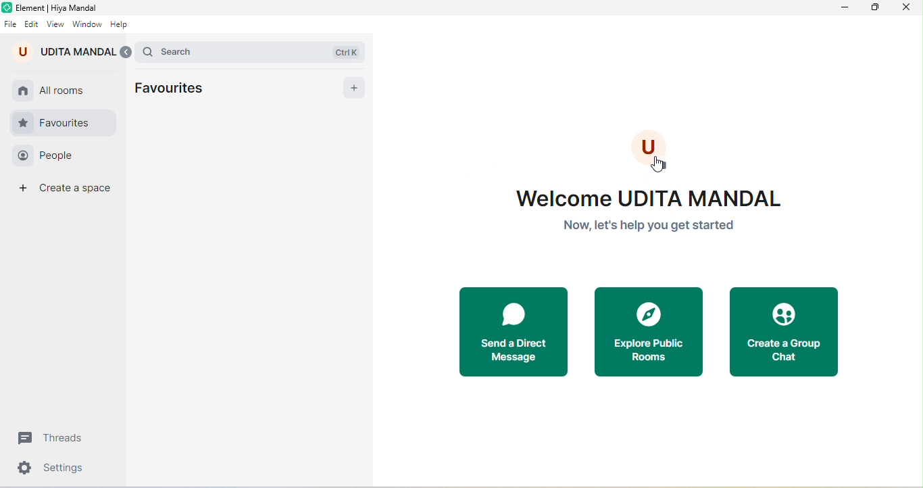  What do you see at coordinates (53, 470) in the screenshot?
I see `seeting` at bounding box center [53, 470].